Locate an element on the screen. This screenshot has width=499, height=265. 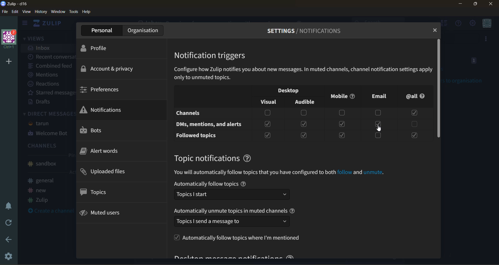
checkbox is located at coordinates (341, 113).